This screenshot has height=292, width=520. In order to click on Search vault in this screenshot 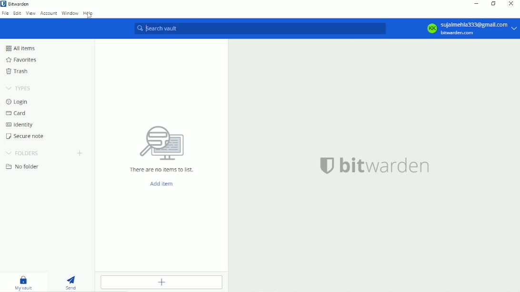, I will do `click(260, 28)`.